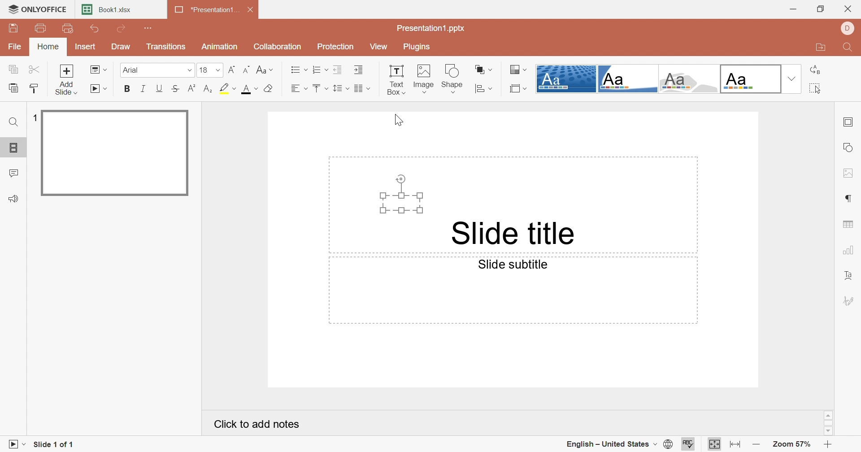 Image resolution: width=861 pixels, height=452 pixels. Describe the element at coordinates (232, 70) in the screenshot. I see `Increment font size` at that location.